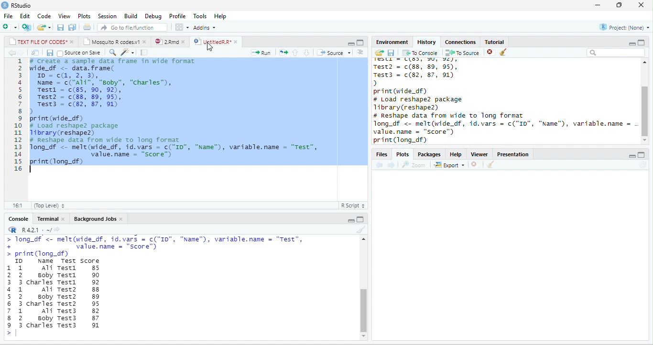  What do you see at coordinates (295, 53) in the screenshot?
I see `up` at bounding box center [295, 53].